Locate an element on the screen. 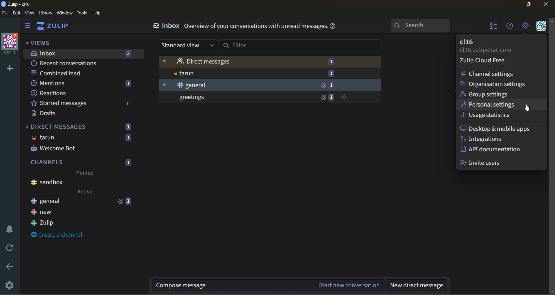 The image size is (555, 295). active is located at coordinates (85, 192).